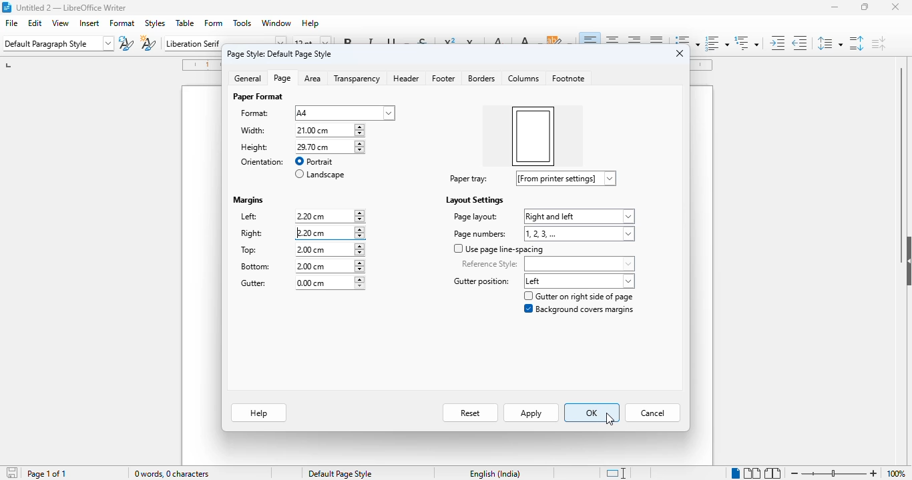 The image size is (912, 480). I want to click on zoom in or zoom out bar, so click(833, 474).